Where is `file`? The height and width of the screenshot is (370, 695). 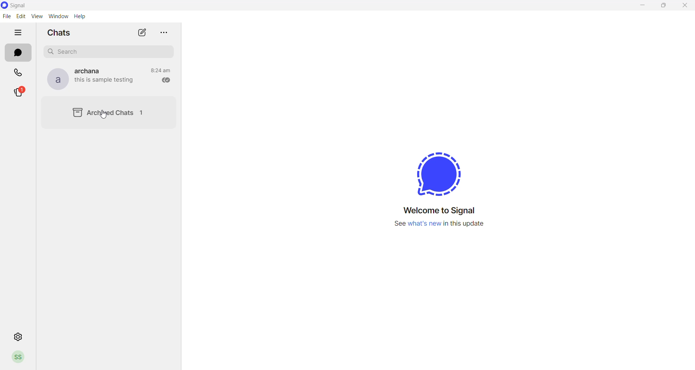
file is located at coordinates (7, 17).